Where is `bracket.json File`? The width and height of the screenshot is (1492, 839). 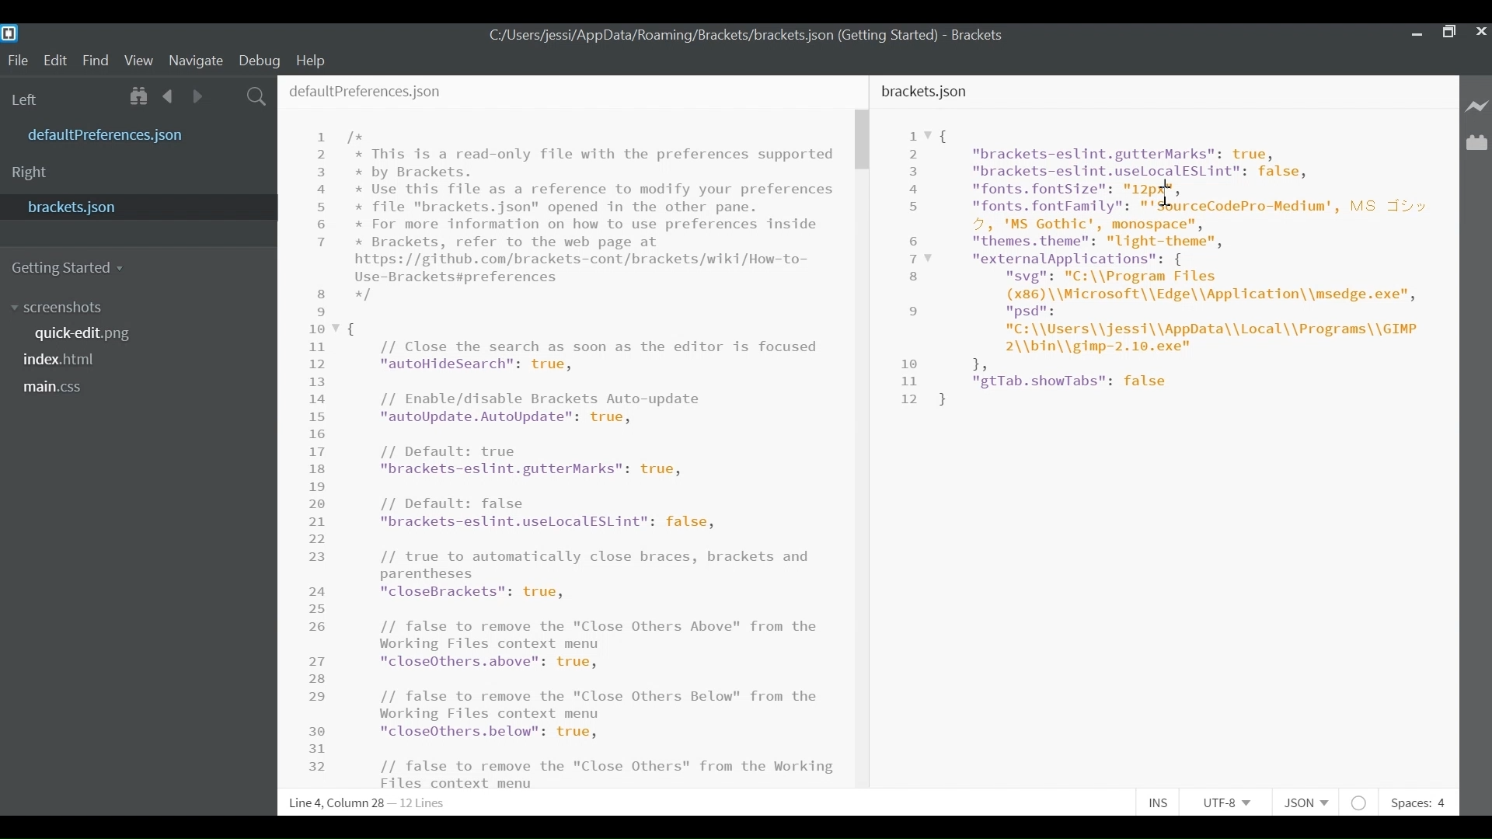 bracket.json File is located at coordinates (135, 206).